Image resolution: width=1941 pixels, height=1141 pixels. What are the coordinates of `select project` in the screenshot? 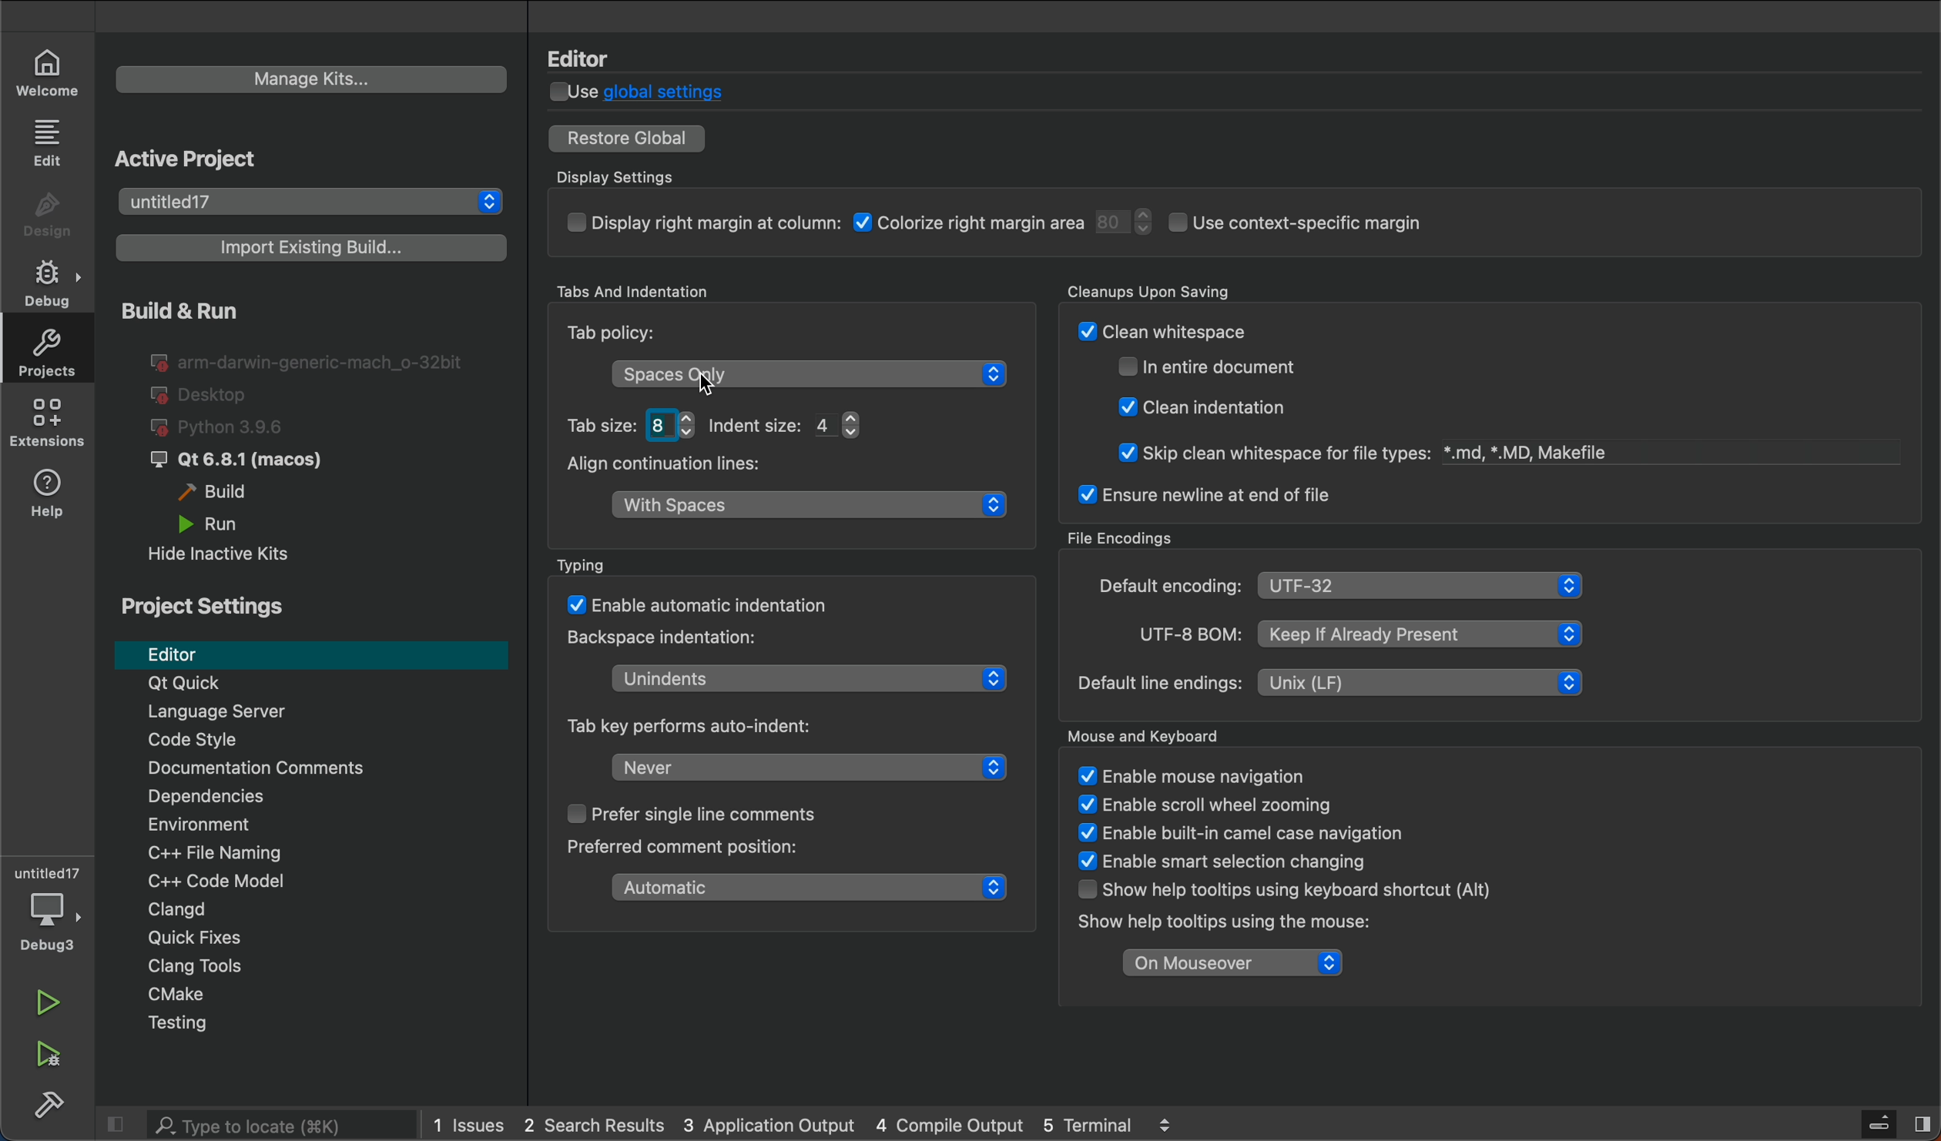 It's located at (312, 202).